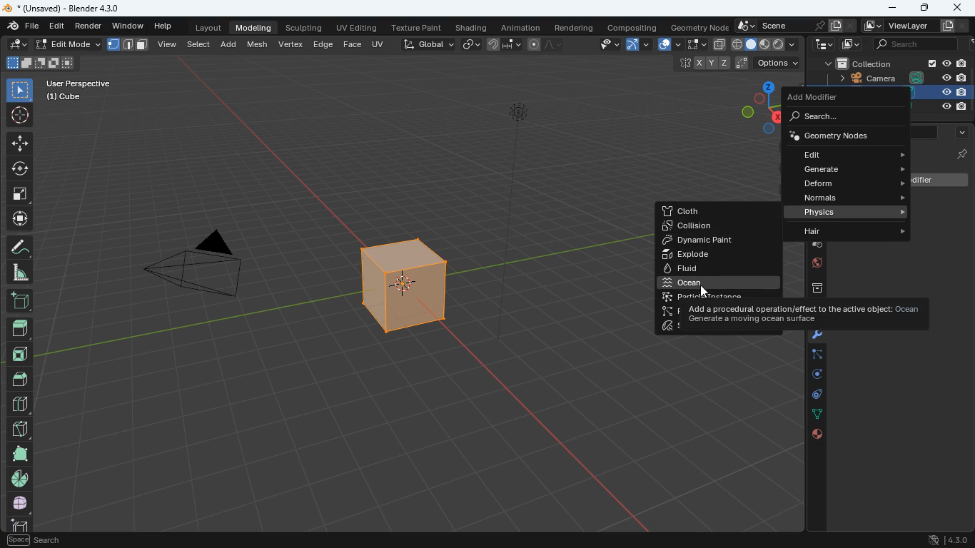 This screenshot has width=975, height=548. I want to click on pie, so click(21, 479).